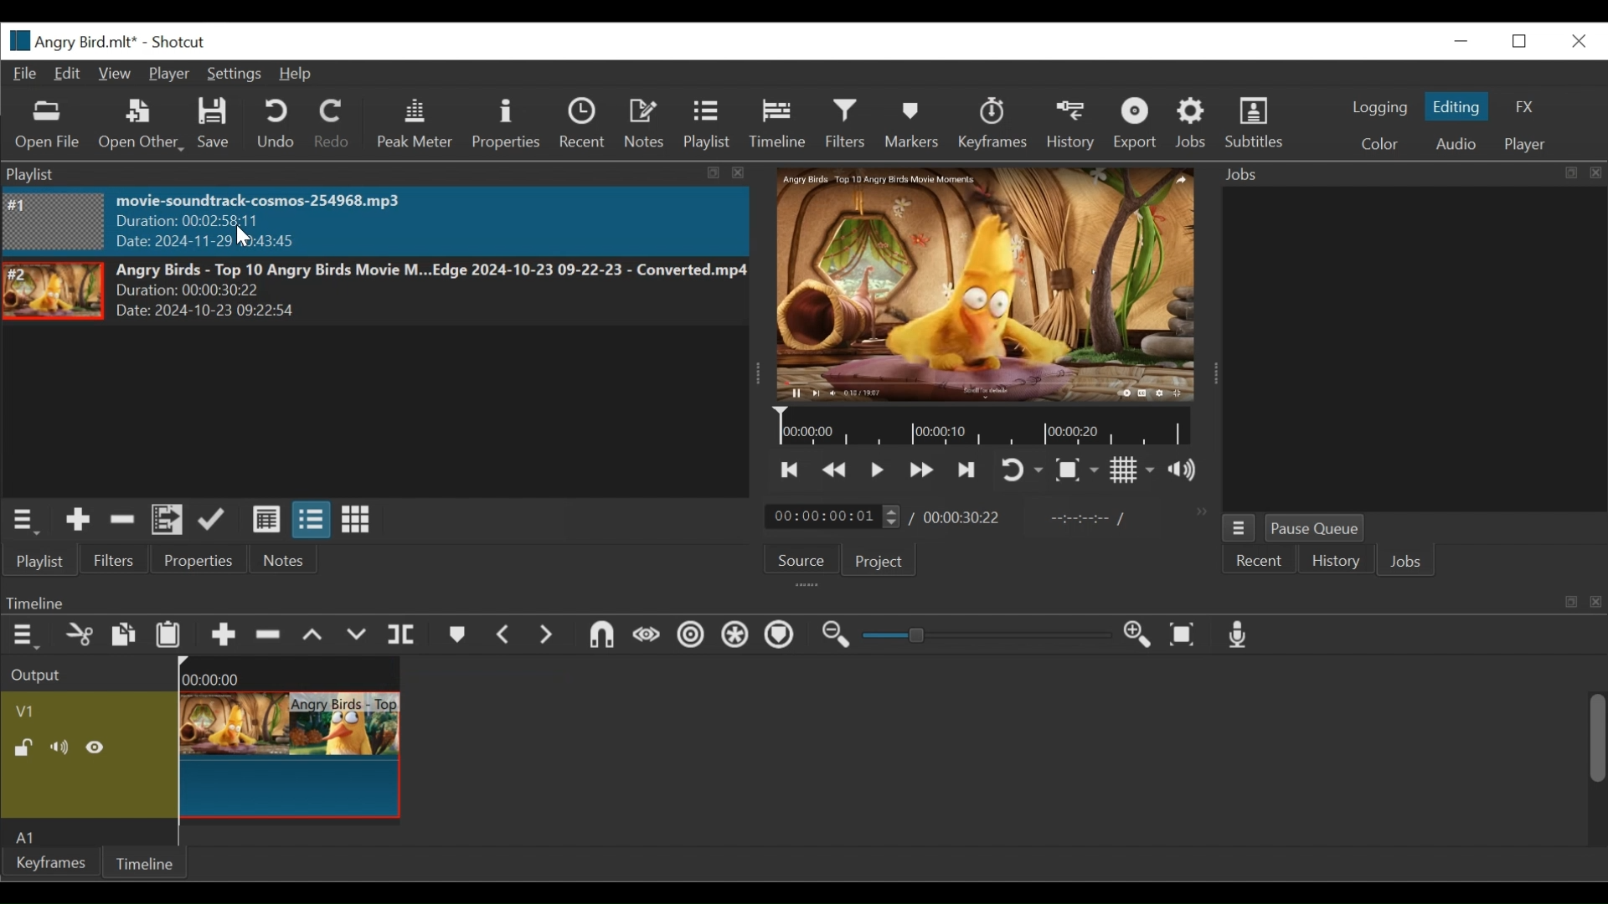 This screenshot has height=904, width=1608. I want to click on Playlist, so click(707, 126).